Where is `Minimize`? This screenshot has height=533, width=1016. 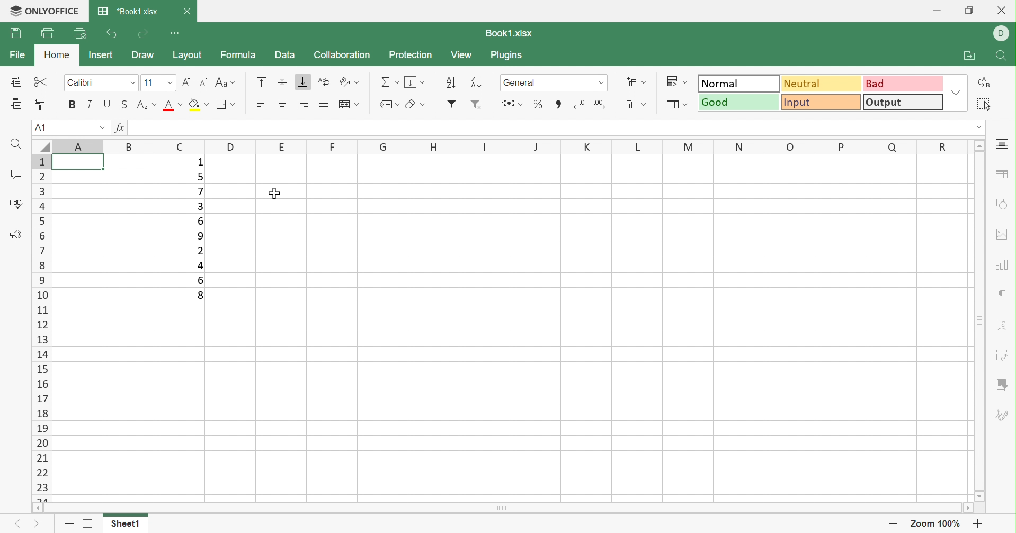 Minimize is located at coordinates (937, 11).